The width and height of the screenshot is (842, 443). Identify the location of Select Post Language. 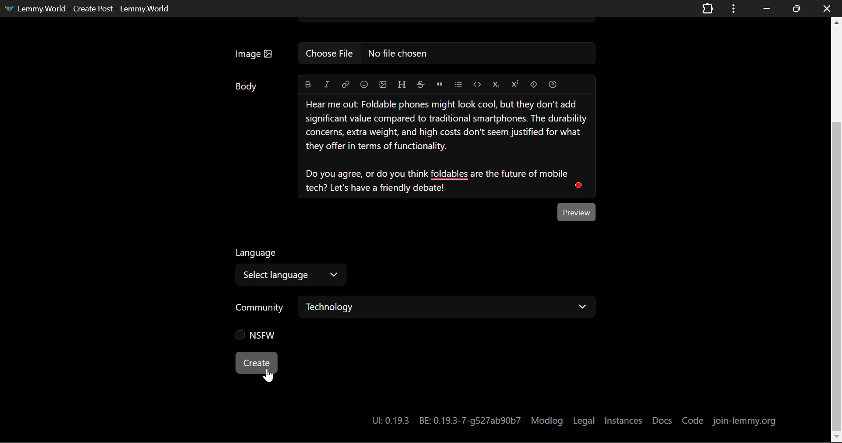
(289, 268).